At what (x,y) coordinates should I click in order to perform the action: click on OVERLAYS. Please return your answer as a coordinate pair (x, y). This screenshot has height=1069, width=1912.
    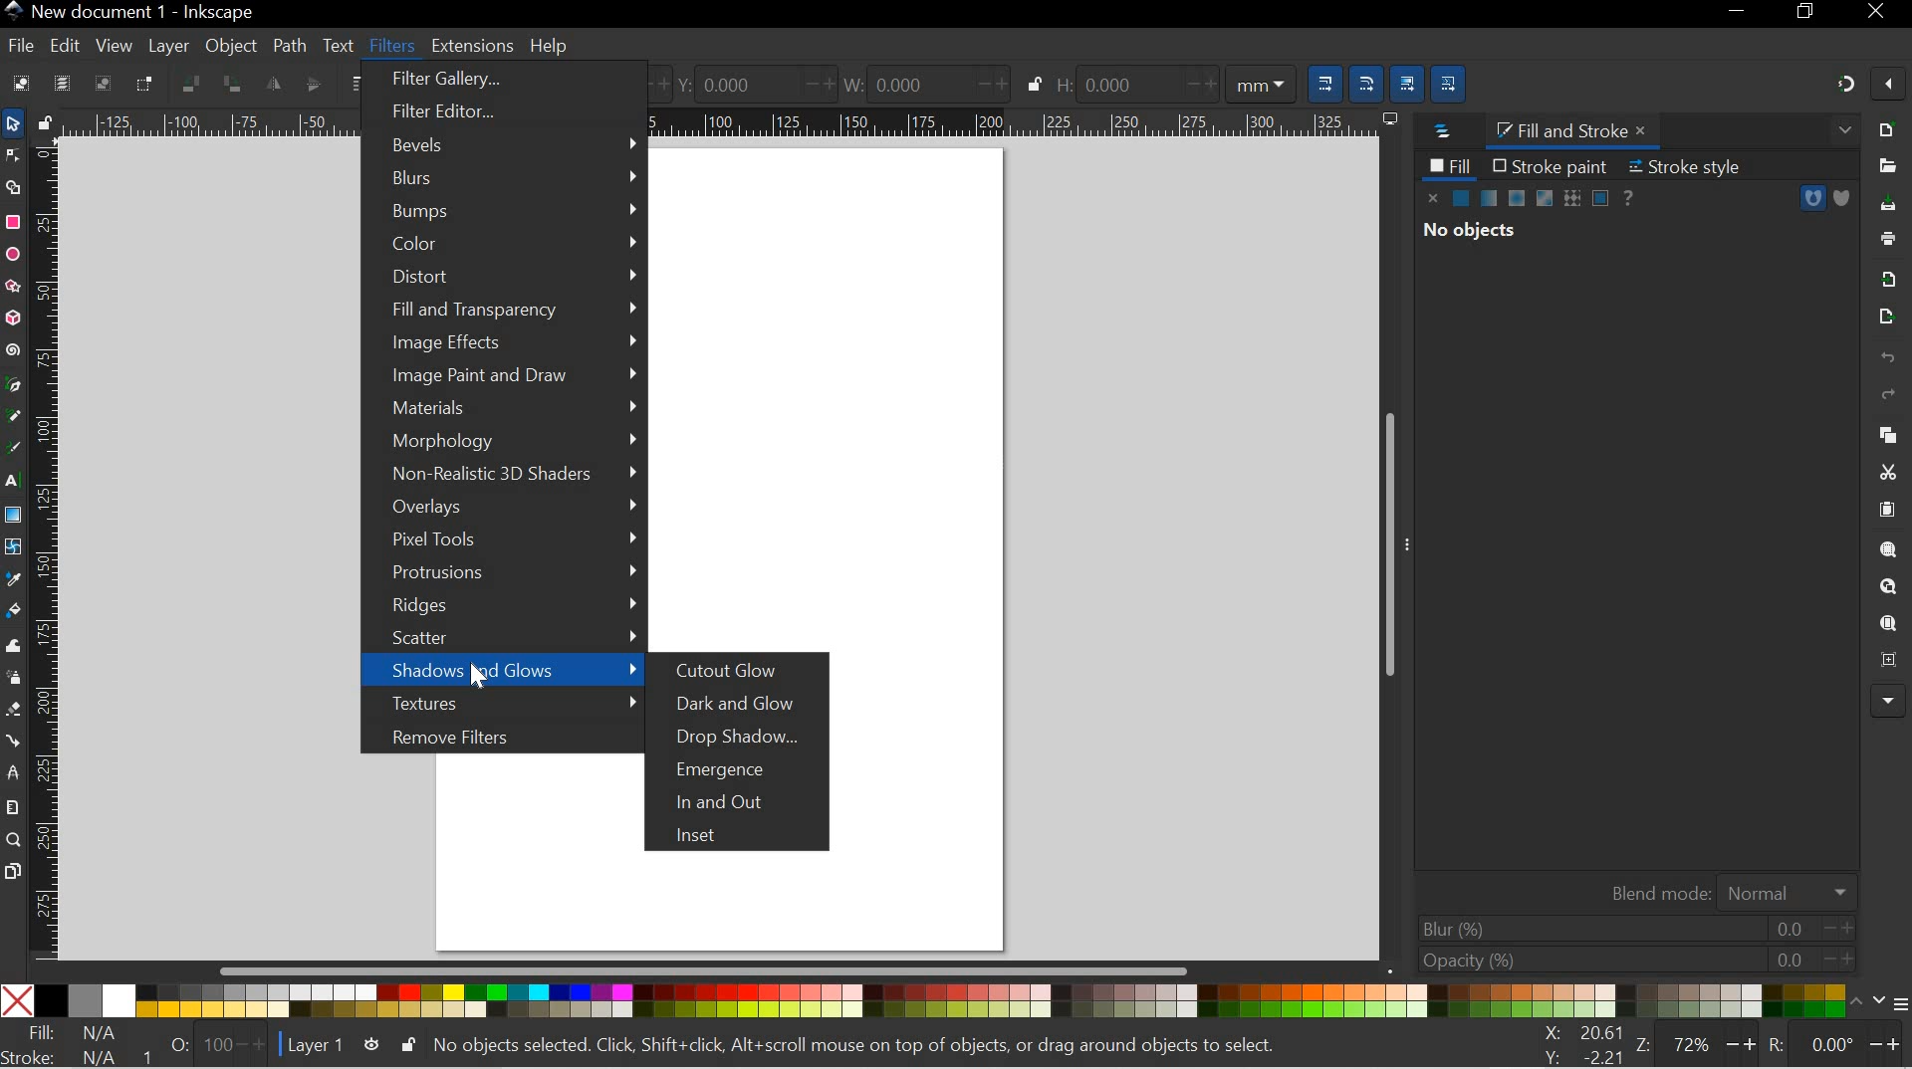
    Looking at the image, I should click on (507, 508).